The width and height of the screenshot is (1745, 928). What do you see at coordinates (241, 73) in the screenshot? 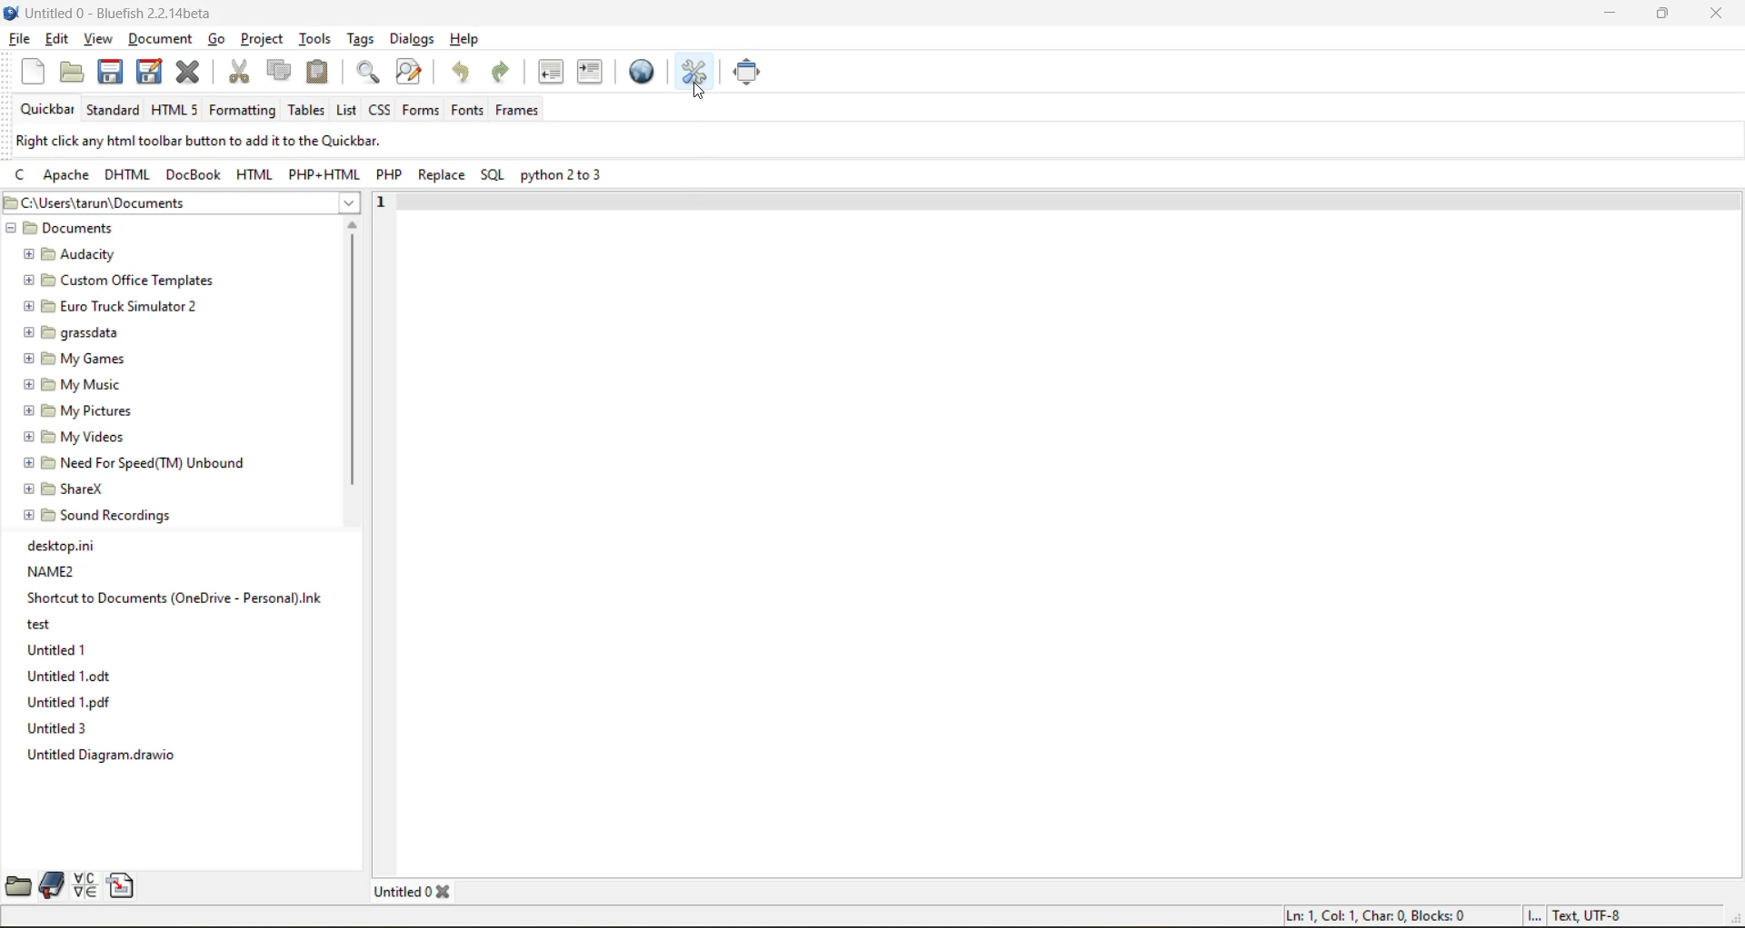
I see `cut` at bounding box center [241, 73].